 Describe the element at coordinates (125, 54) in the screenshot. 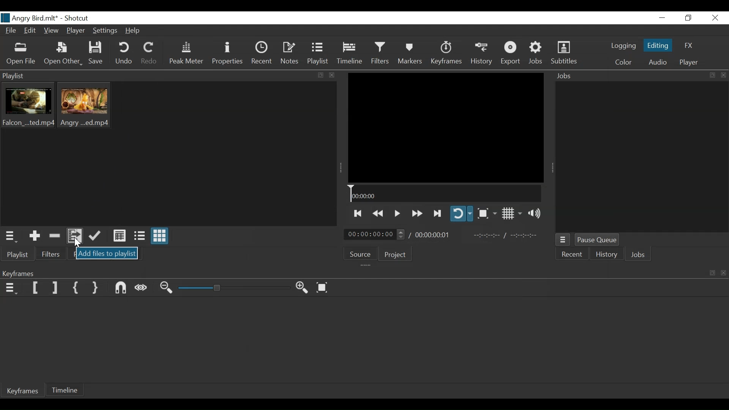

I see `Undo` at that location.